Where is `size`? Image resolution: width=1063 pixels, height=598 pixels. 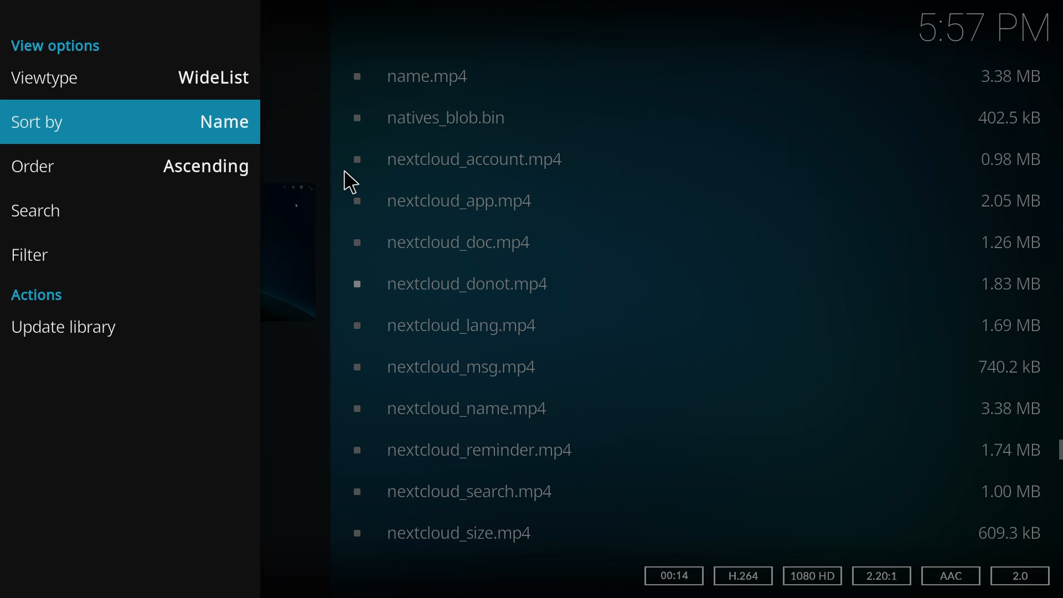
size is located at coordinates (1014, 283).